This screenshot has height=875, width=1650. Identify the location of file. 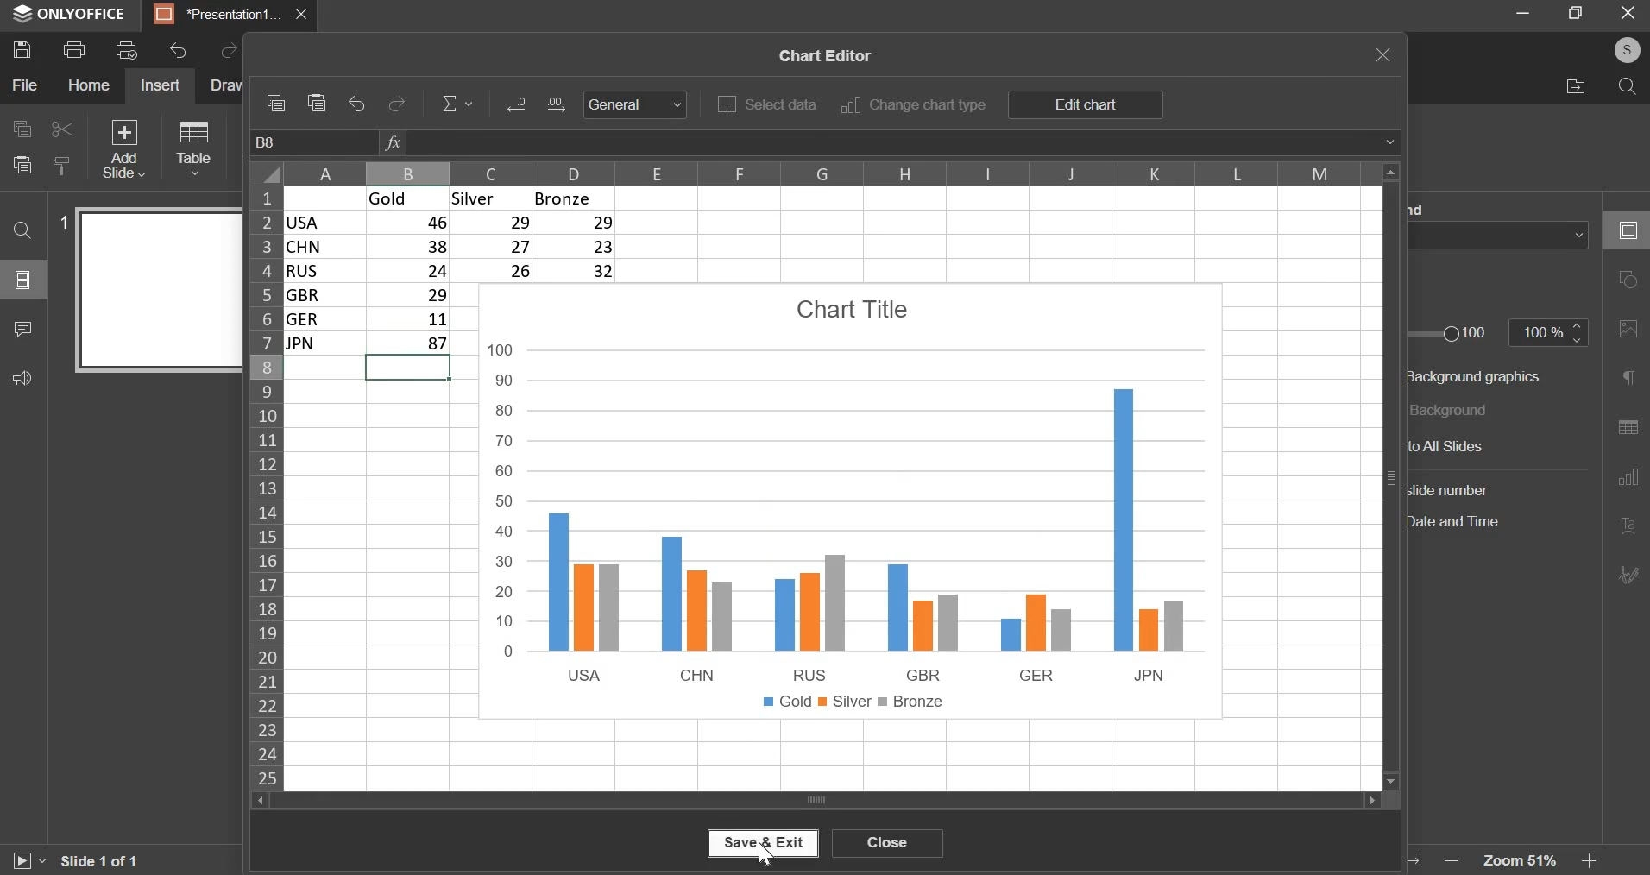
(24, 85).